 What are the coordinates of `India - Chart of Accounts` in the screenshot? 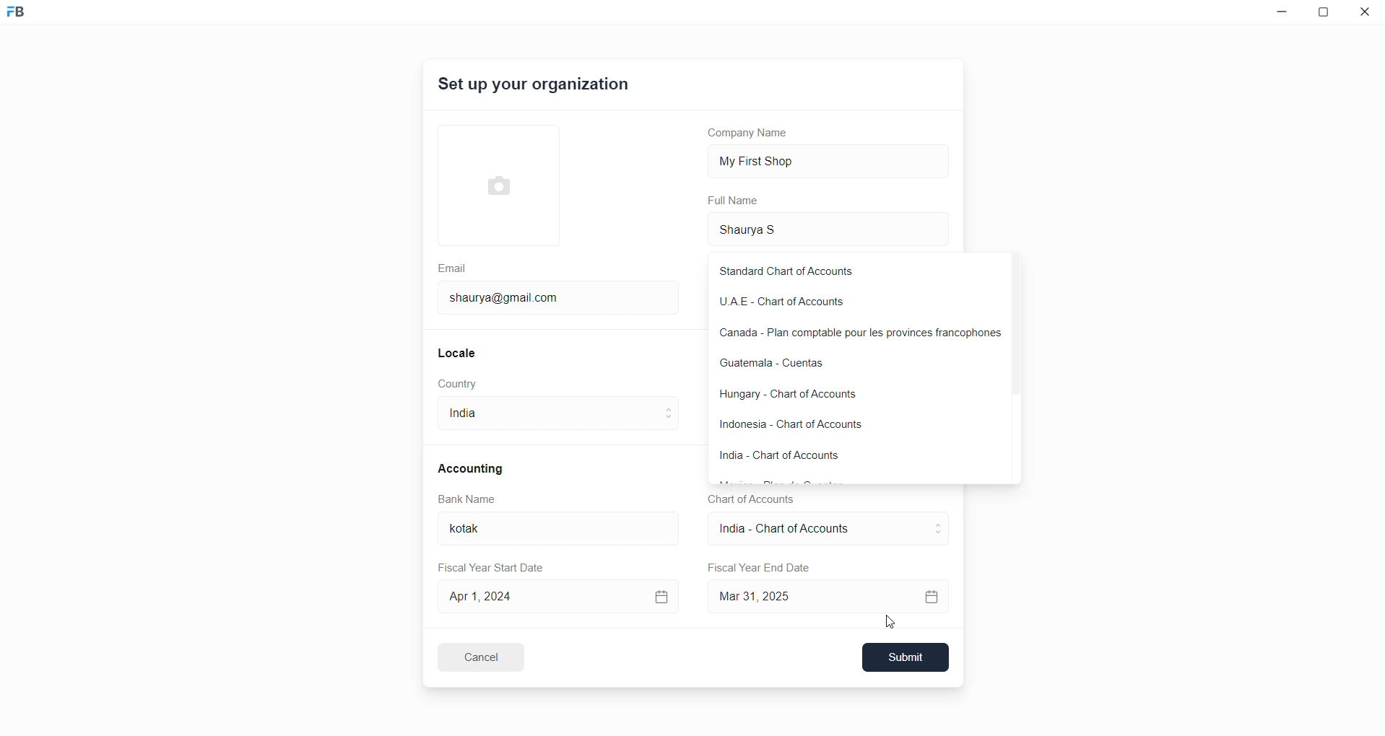 It's located at (789, 456).